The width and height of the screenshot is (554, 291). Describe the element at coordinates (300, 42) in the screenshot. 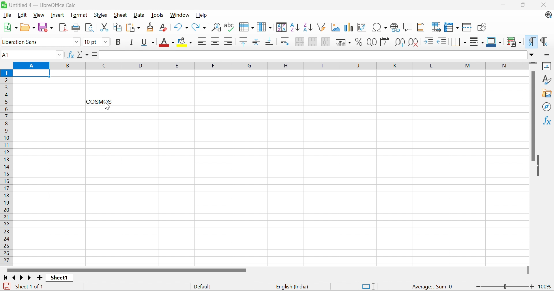

I see `Merge and Center or Unmerge Cells Depending on current Toggle Status` at that location.